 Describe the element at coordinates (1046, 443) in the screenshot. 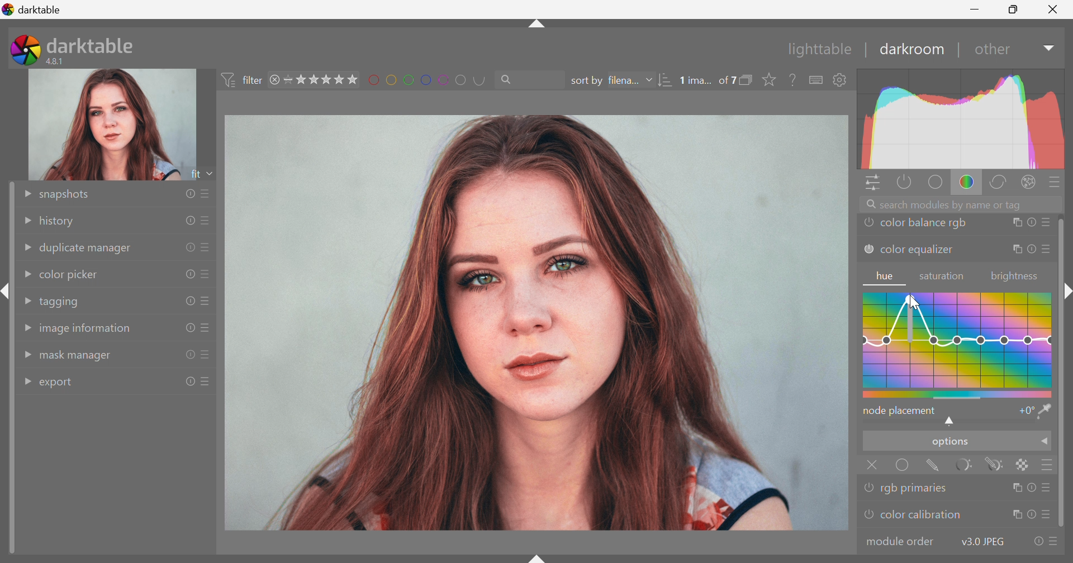

I see `Drop Down` at that location.